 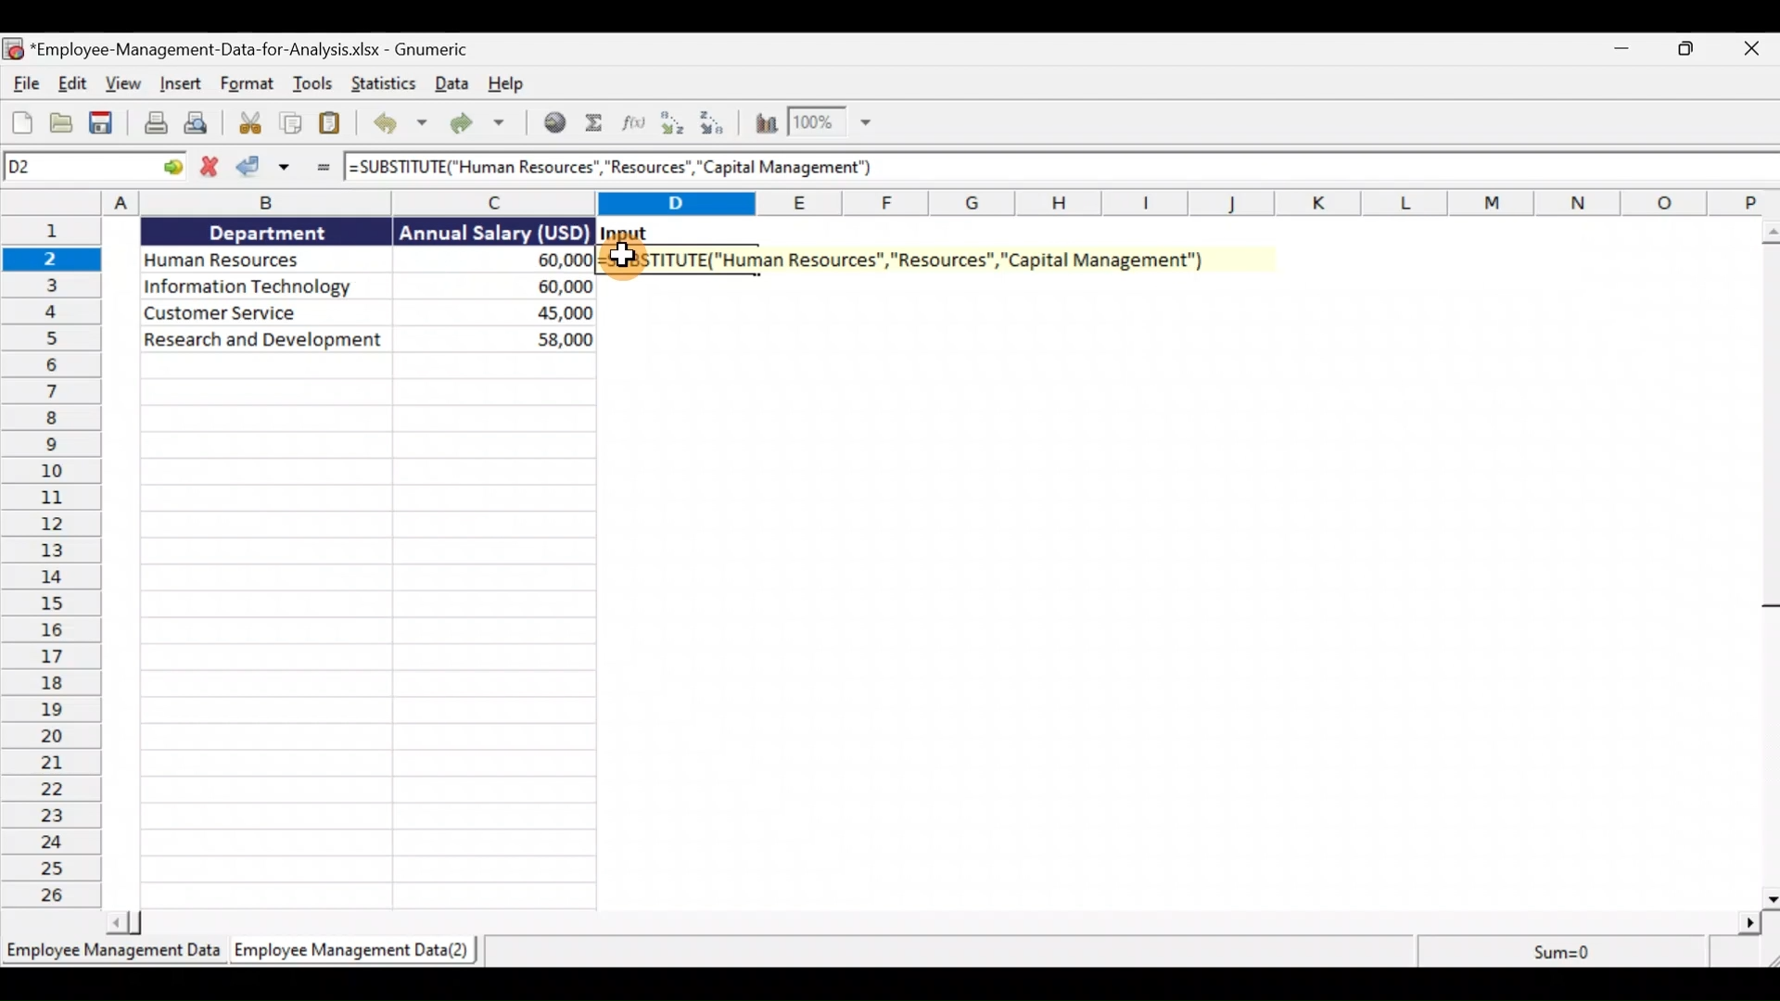 What do you see at coordinates (330, 123) in the screenshot?
I see `Paste clipboard` at bounding box center [330, 123].